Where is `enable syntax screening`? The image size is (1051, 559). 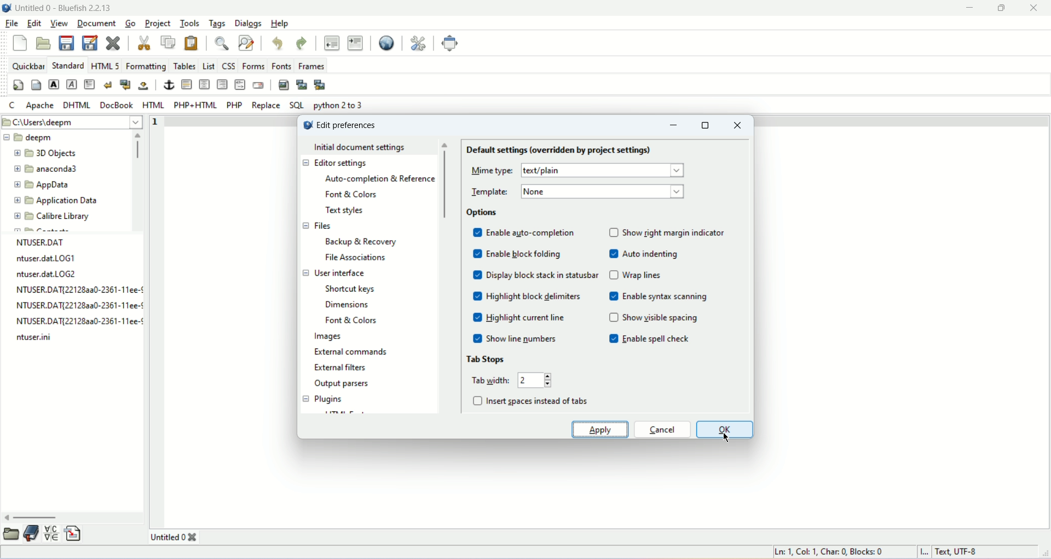
enable syntax screening is located at coordinates (666, 298).